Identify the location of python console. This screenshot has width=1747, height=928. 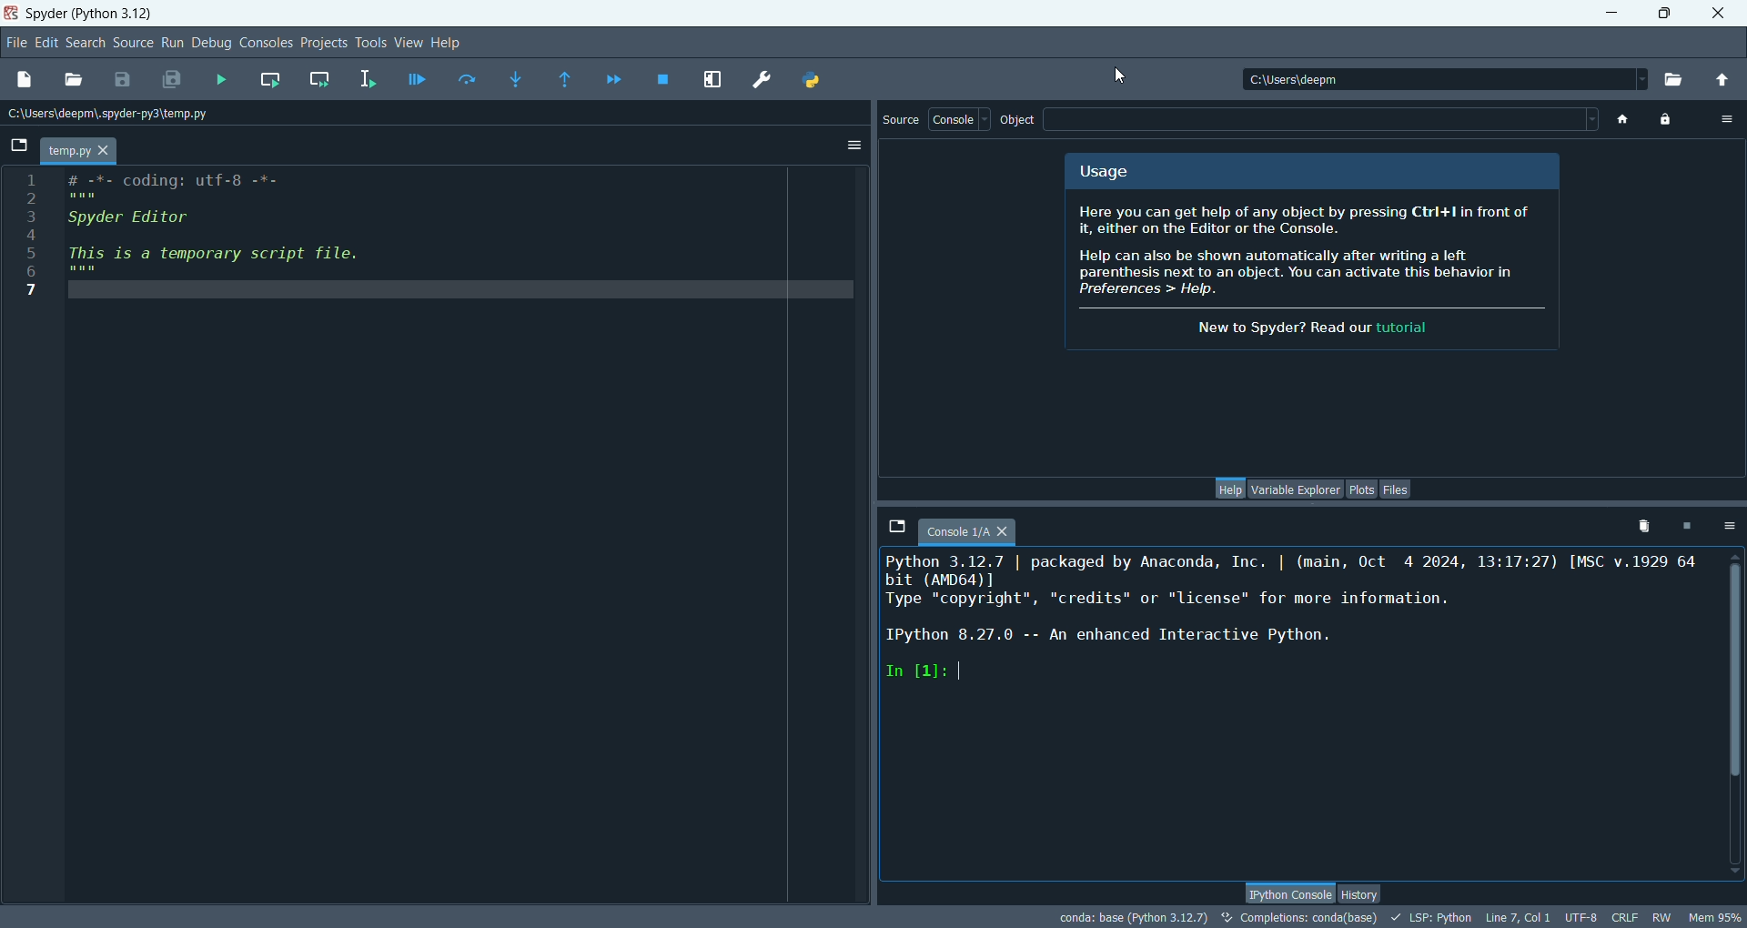
(1288, 891).